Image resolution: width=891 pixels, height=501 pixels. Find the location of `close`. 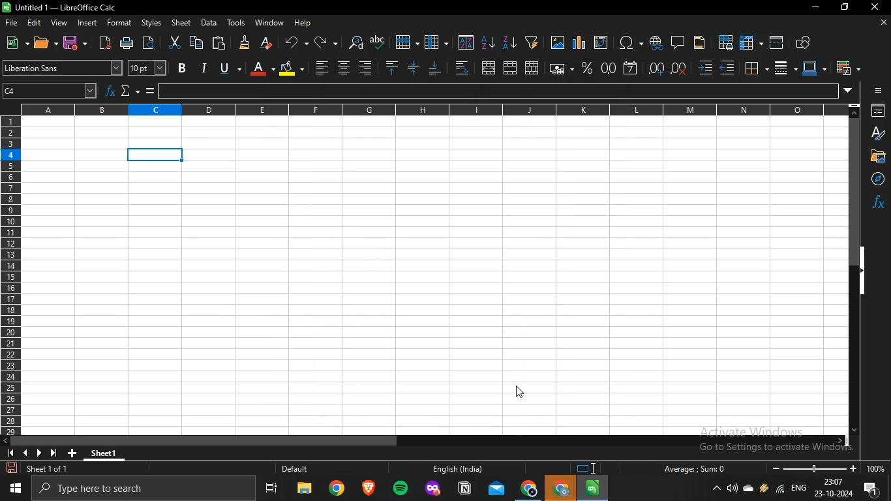

close is located at coordinates (883, 23).